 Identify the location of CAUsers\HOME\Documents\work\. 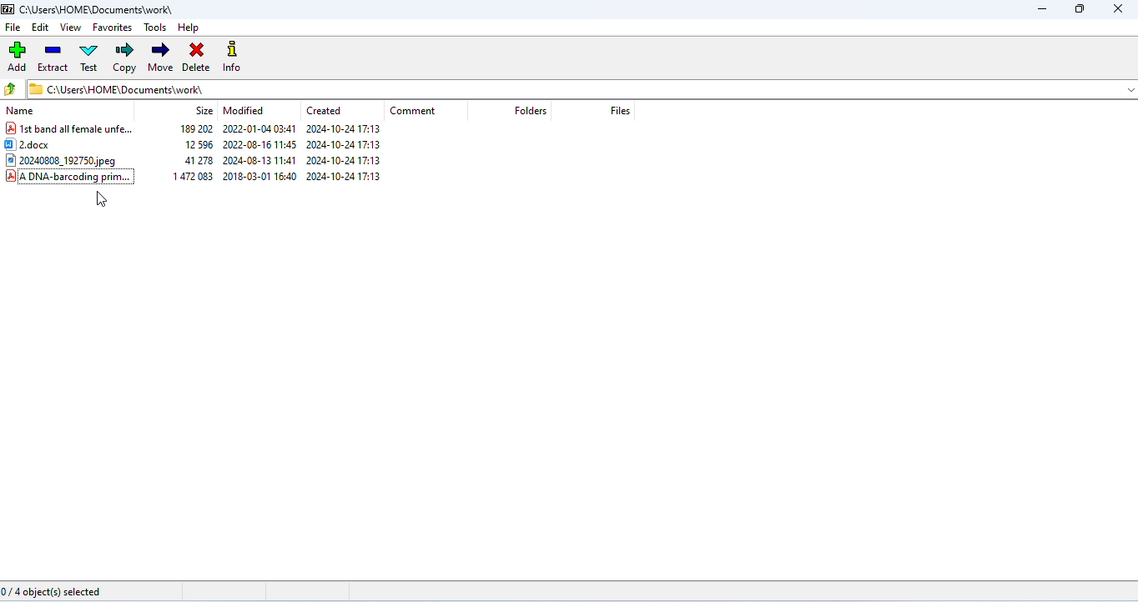
(117, 88).